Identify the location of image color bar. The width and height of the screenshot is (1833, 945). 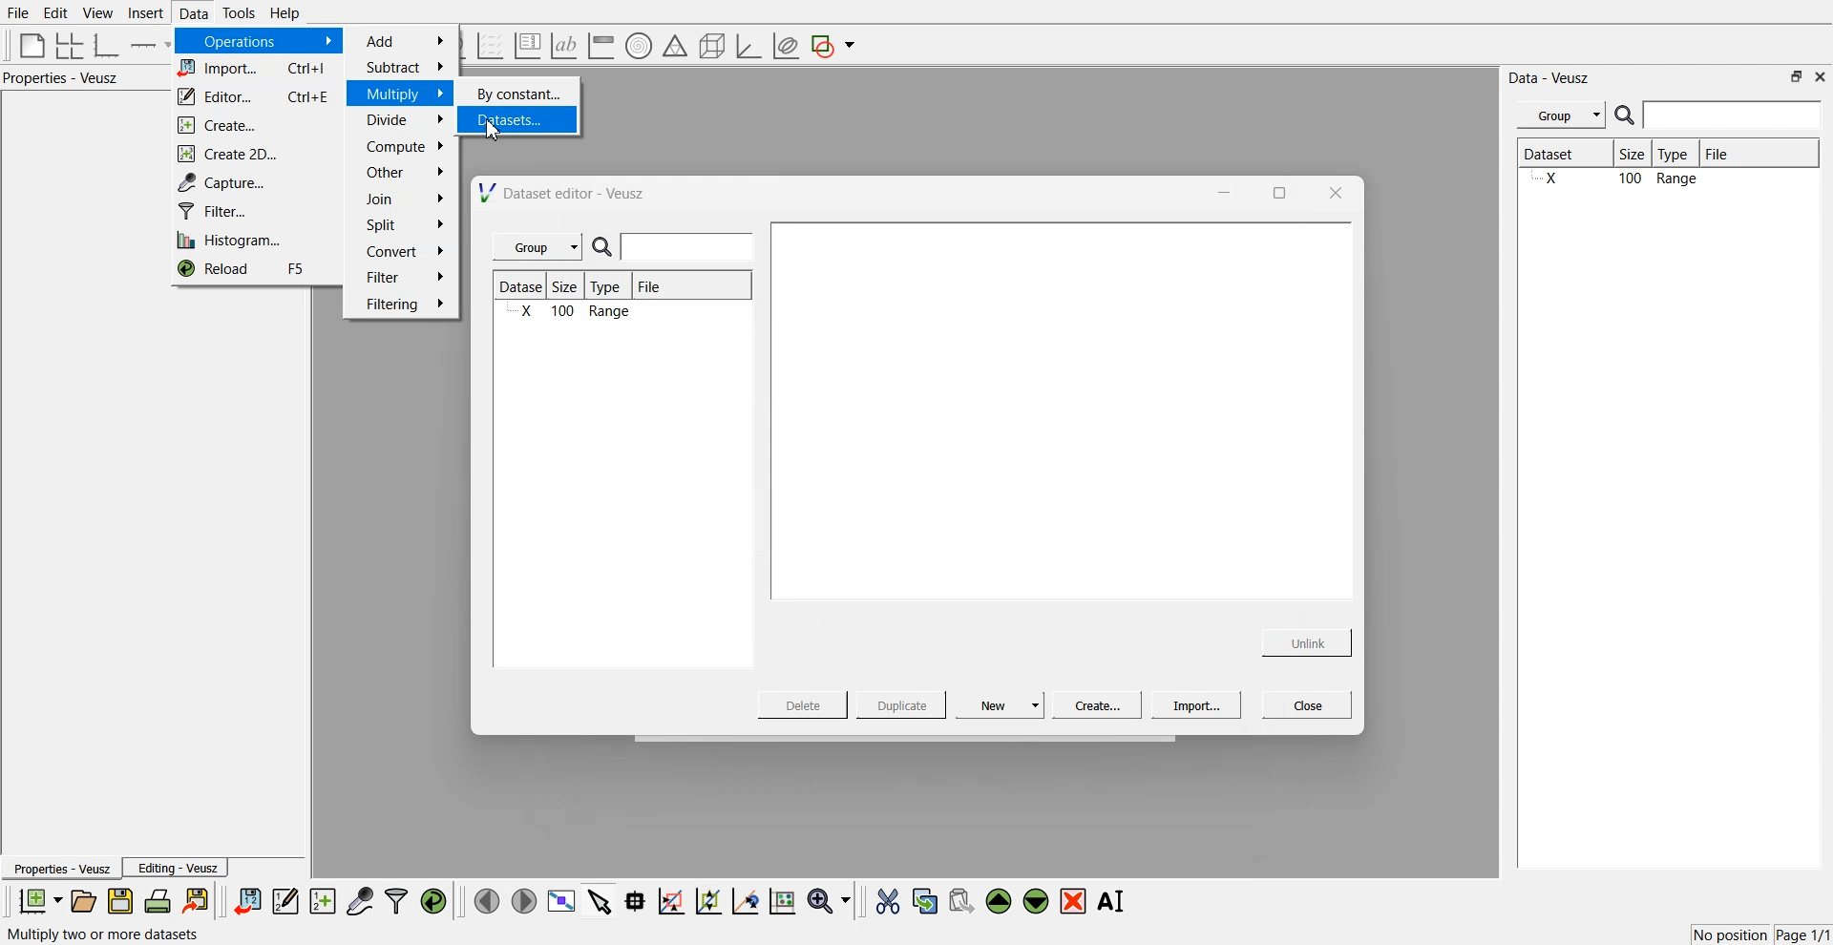
(600, 47).